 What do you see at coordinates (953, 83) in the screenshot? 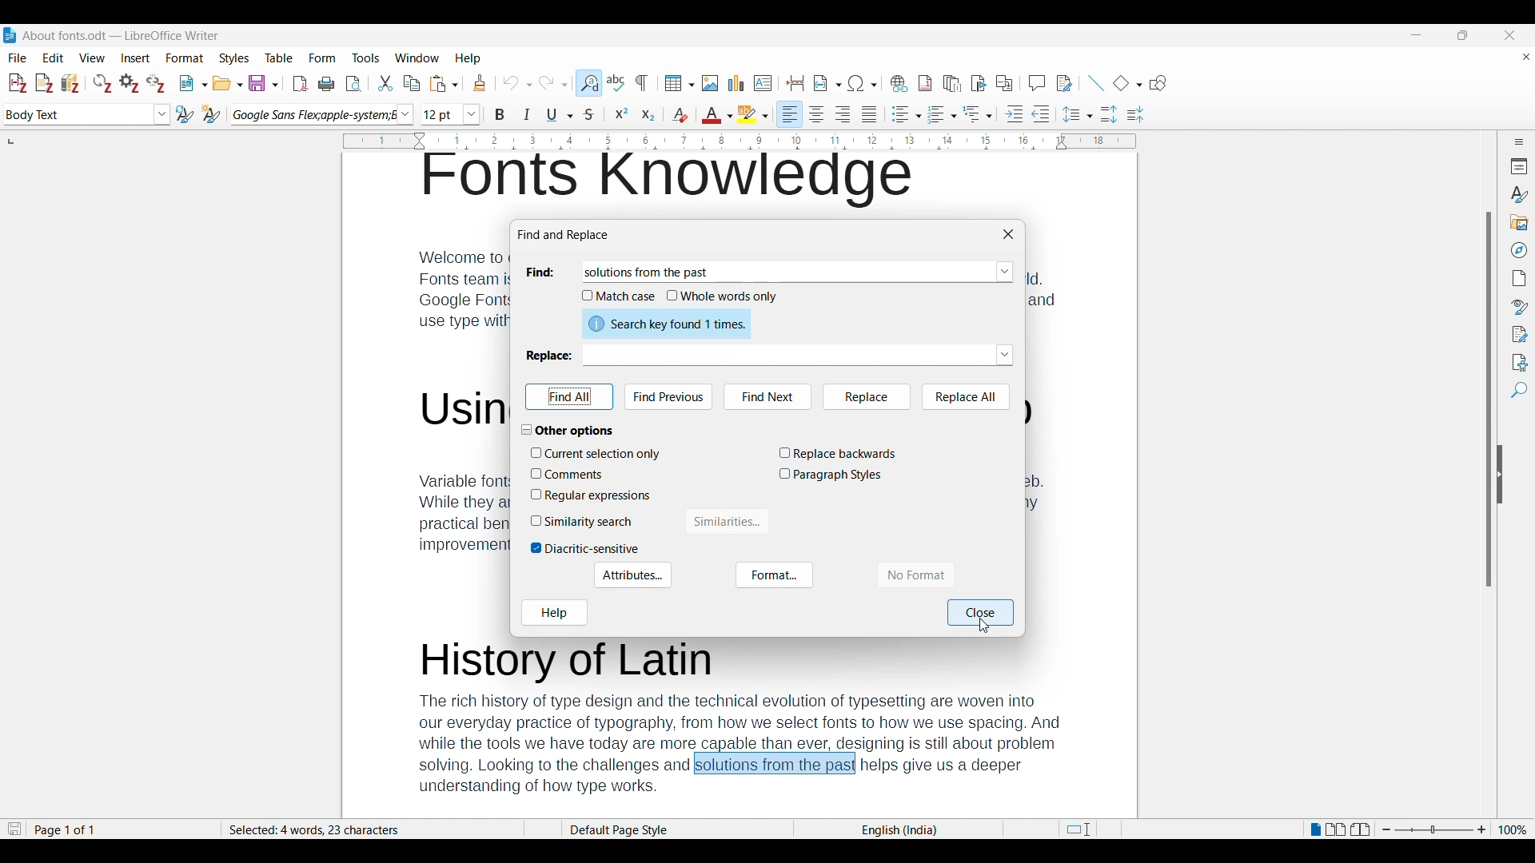
I see `Insert endnote` at bounding box center [953, 83].